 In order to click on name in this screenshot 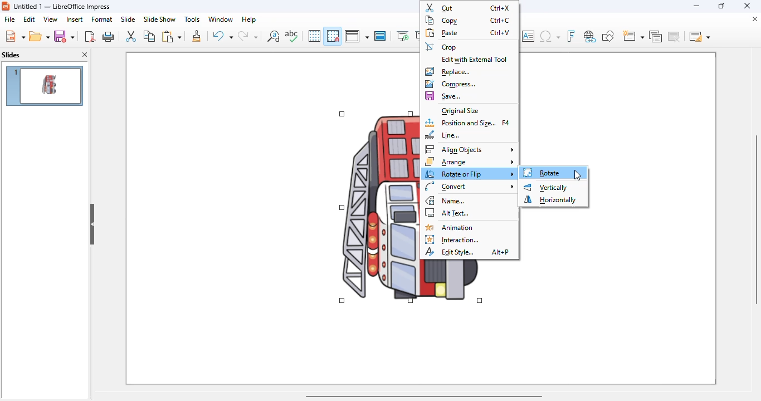, I will do `click(446, 200)`.